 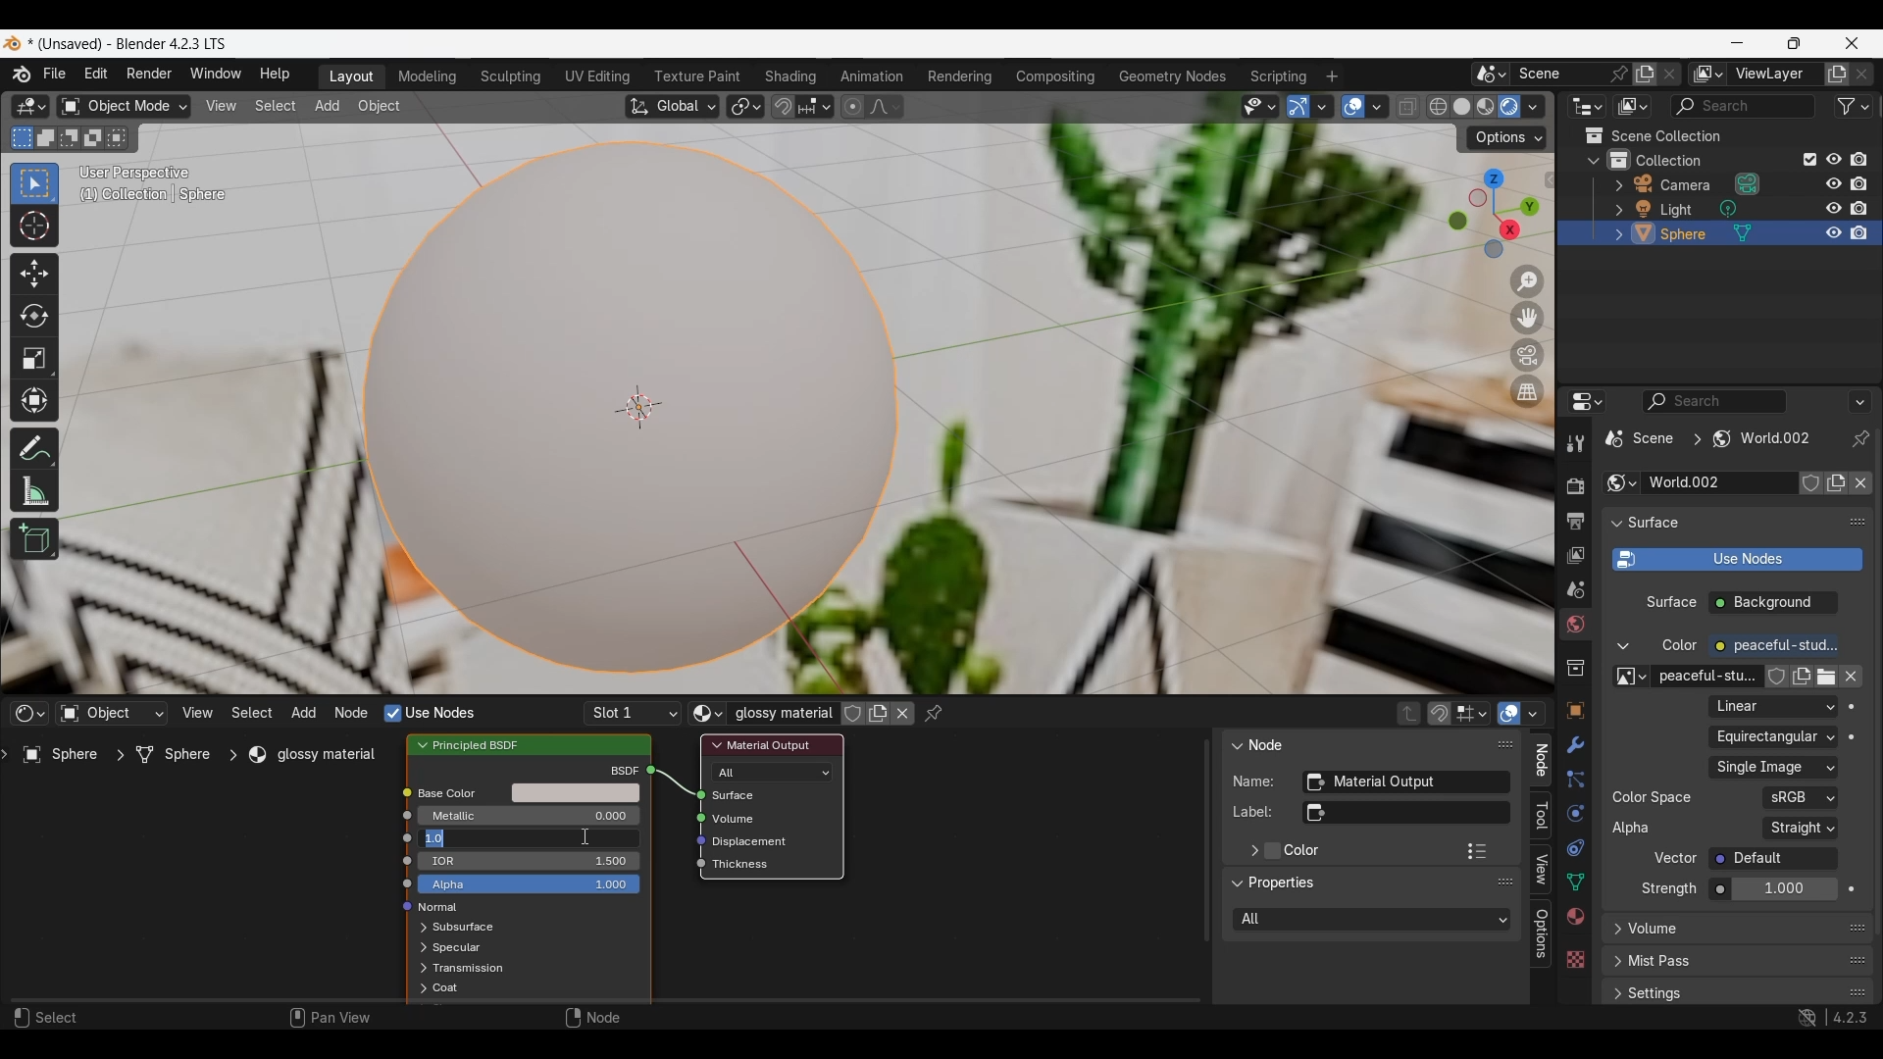 What do you see at coordinates (1810, 482) in the screenshot?
I see `Fake user` at bounding box center [1810, 482].